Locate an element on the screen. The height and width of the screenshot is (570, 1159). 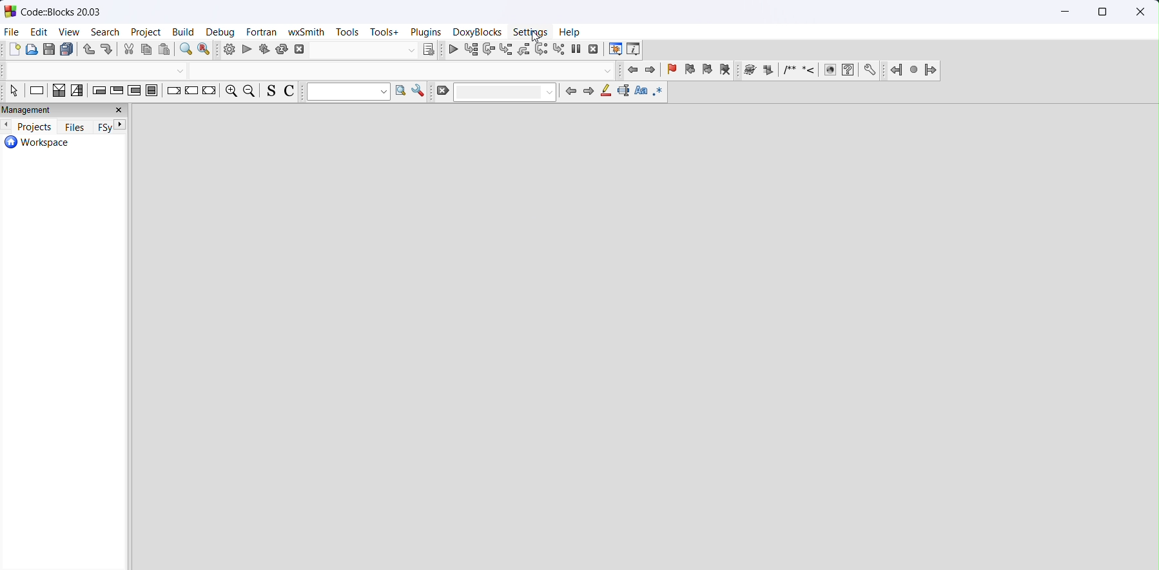
step into  is located at coordinates (507, 50).